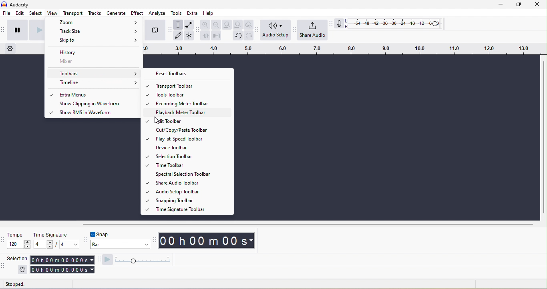 This screenshot has width=547, height=289. Describe the element at coordinates (187, 74) in the screenshot. I see `Reset toolbar` at that location.